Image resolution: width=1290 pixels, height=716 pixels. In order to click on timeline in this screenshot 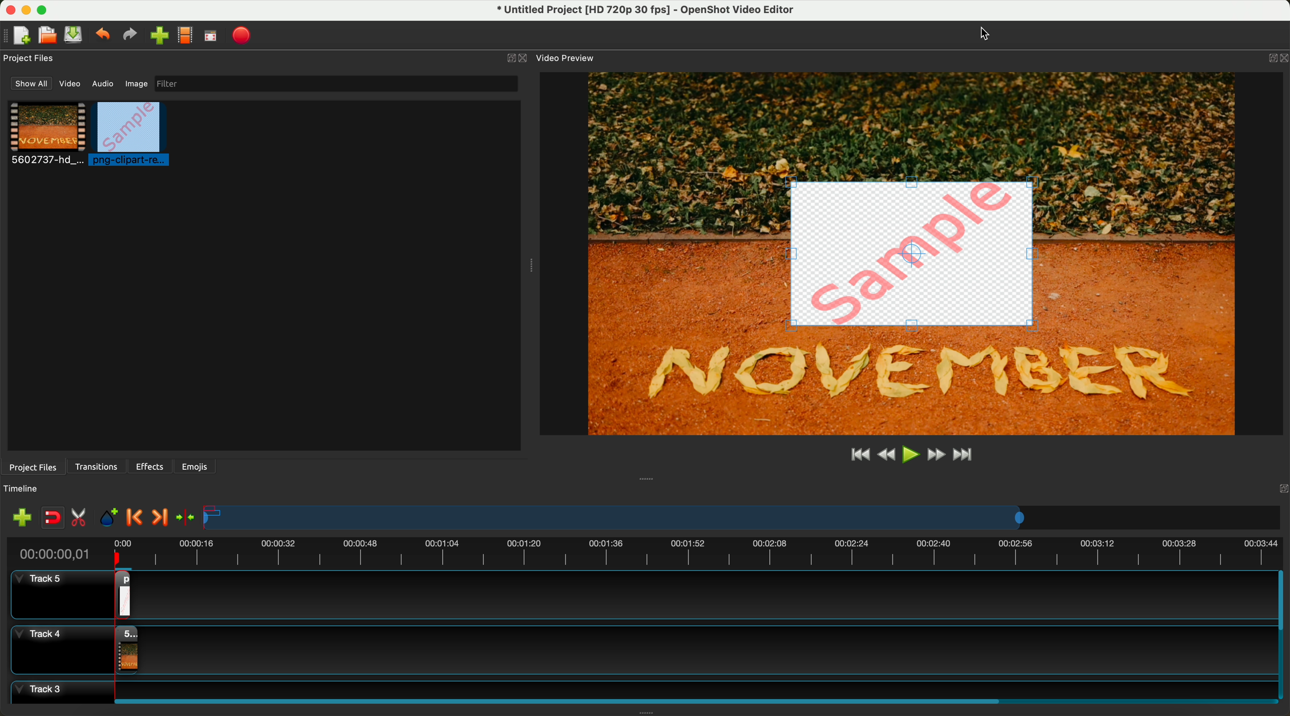, I will do `click(644, 552)`.